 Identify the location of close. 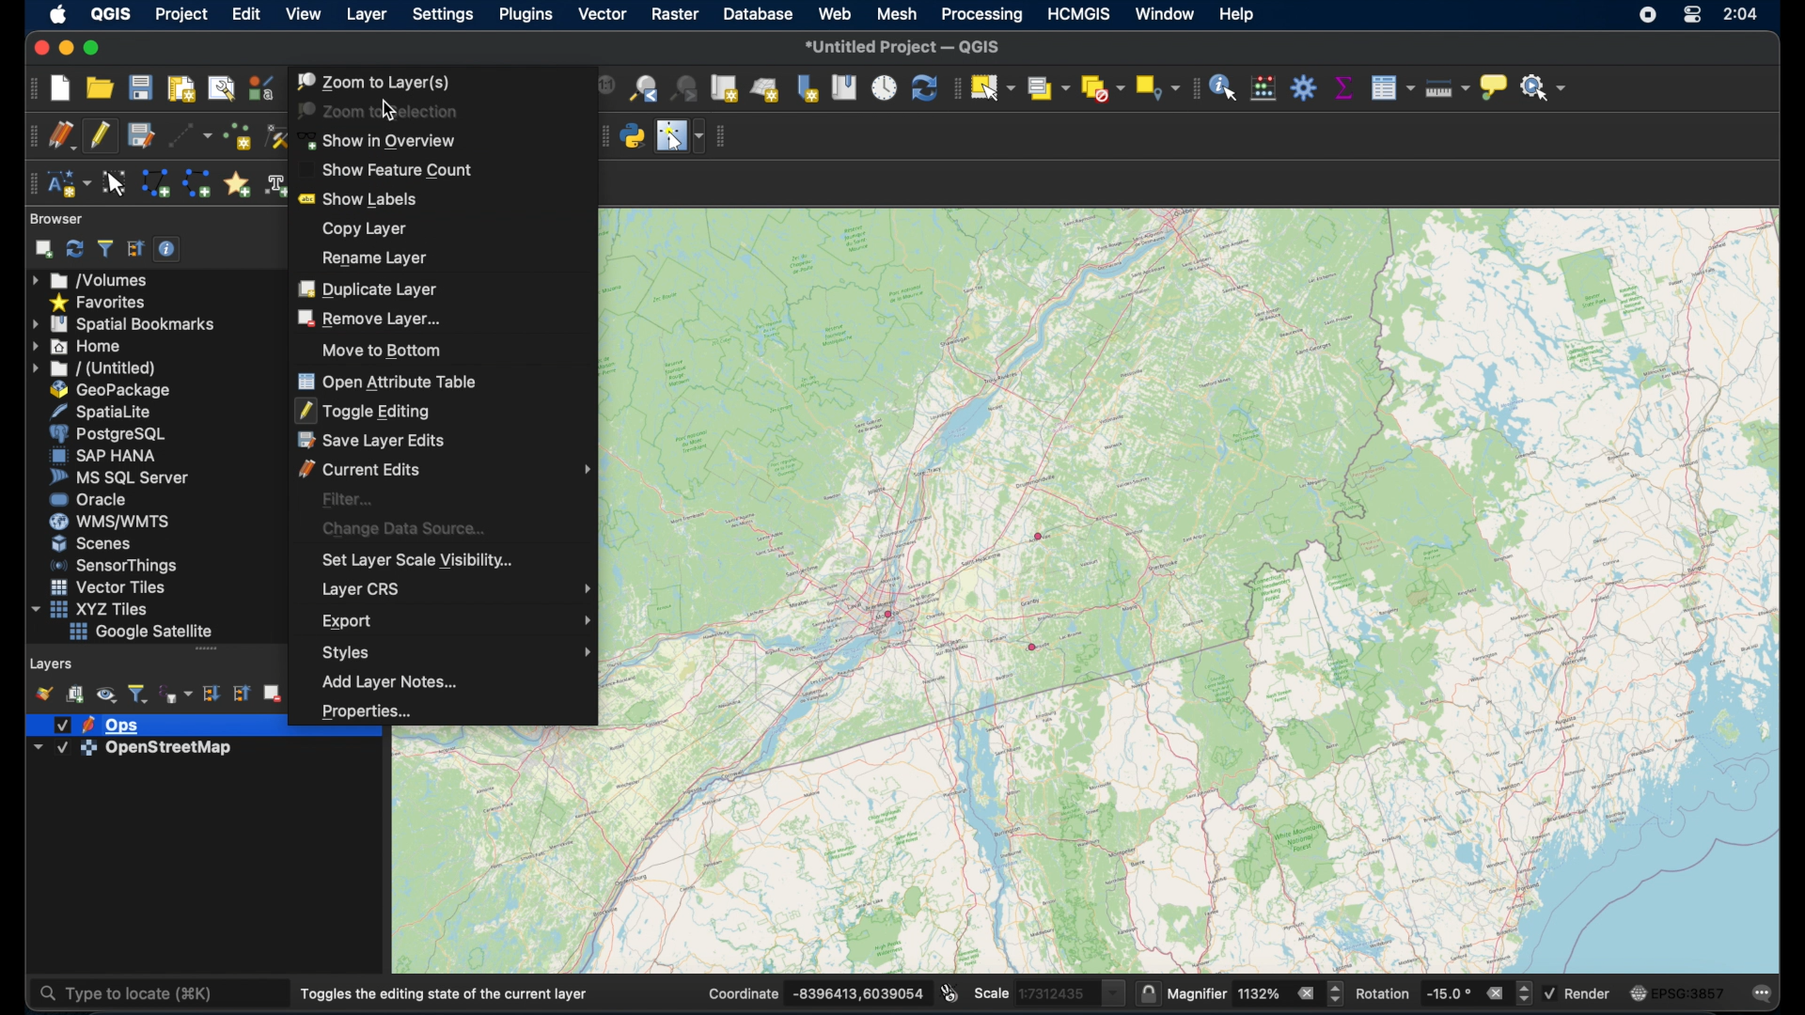
(38, 48).